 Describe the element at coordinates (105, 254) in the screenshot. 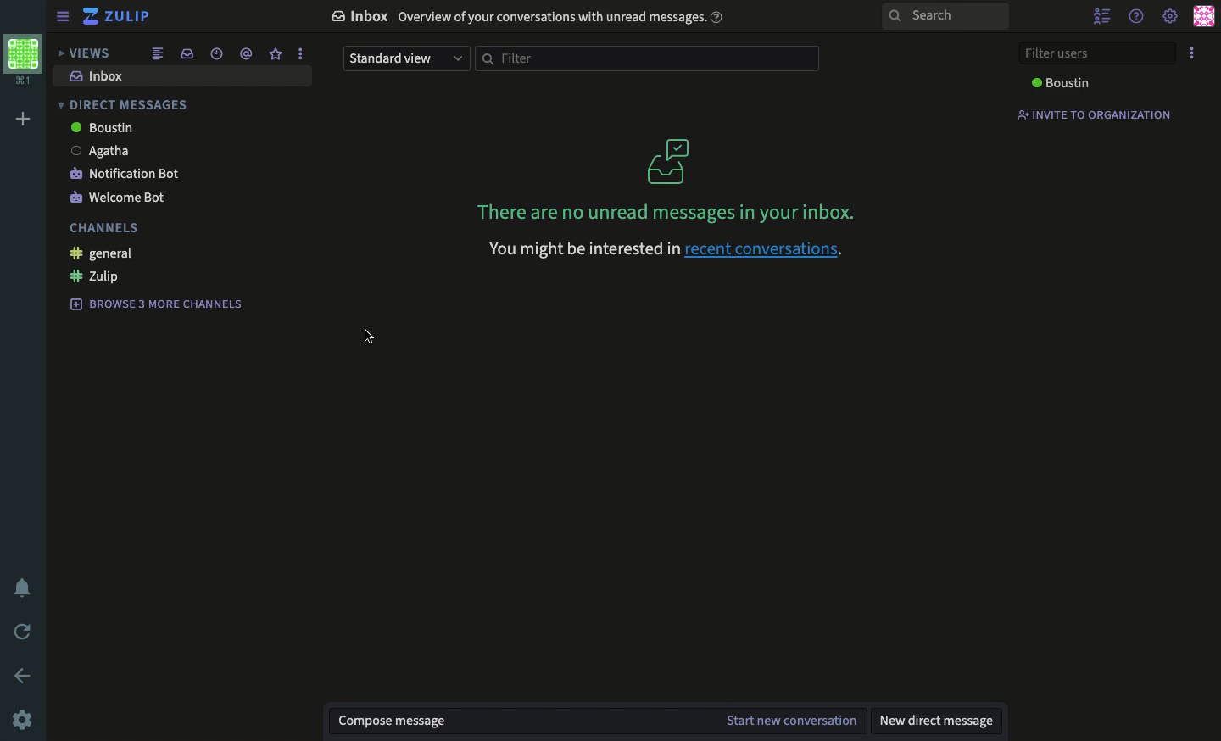

I see `general` at that location.